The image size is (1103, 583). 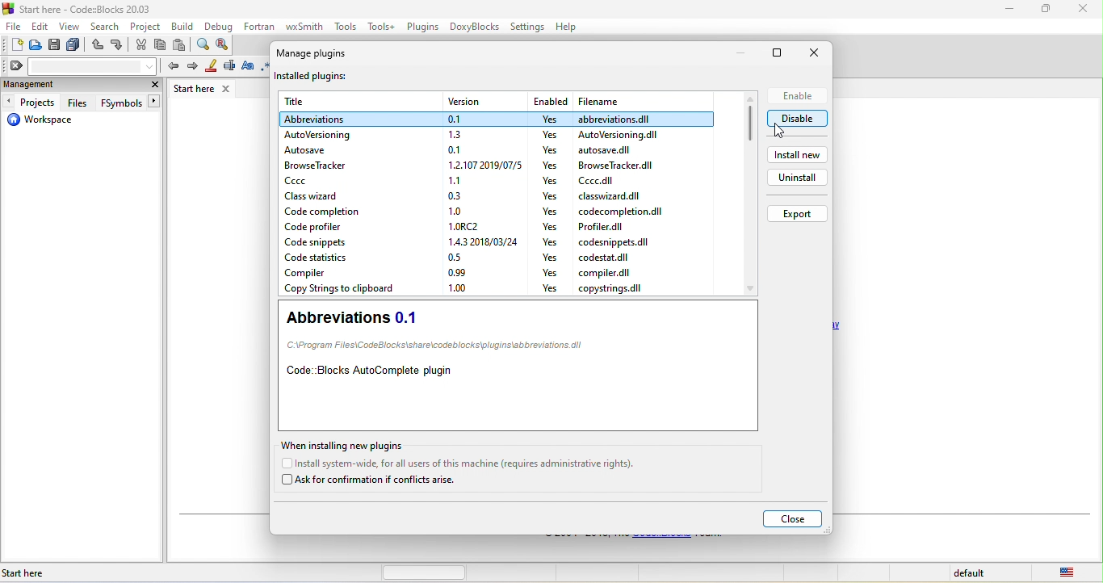 I want to click on search, so click(x=103, y=26).